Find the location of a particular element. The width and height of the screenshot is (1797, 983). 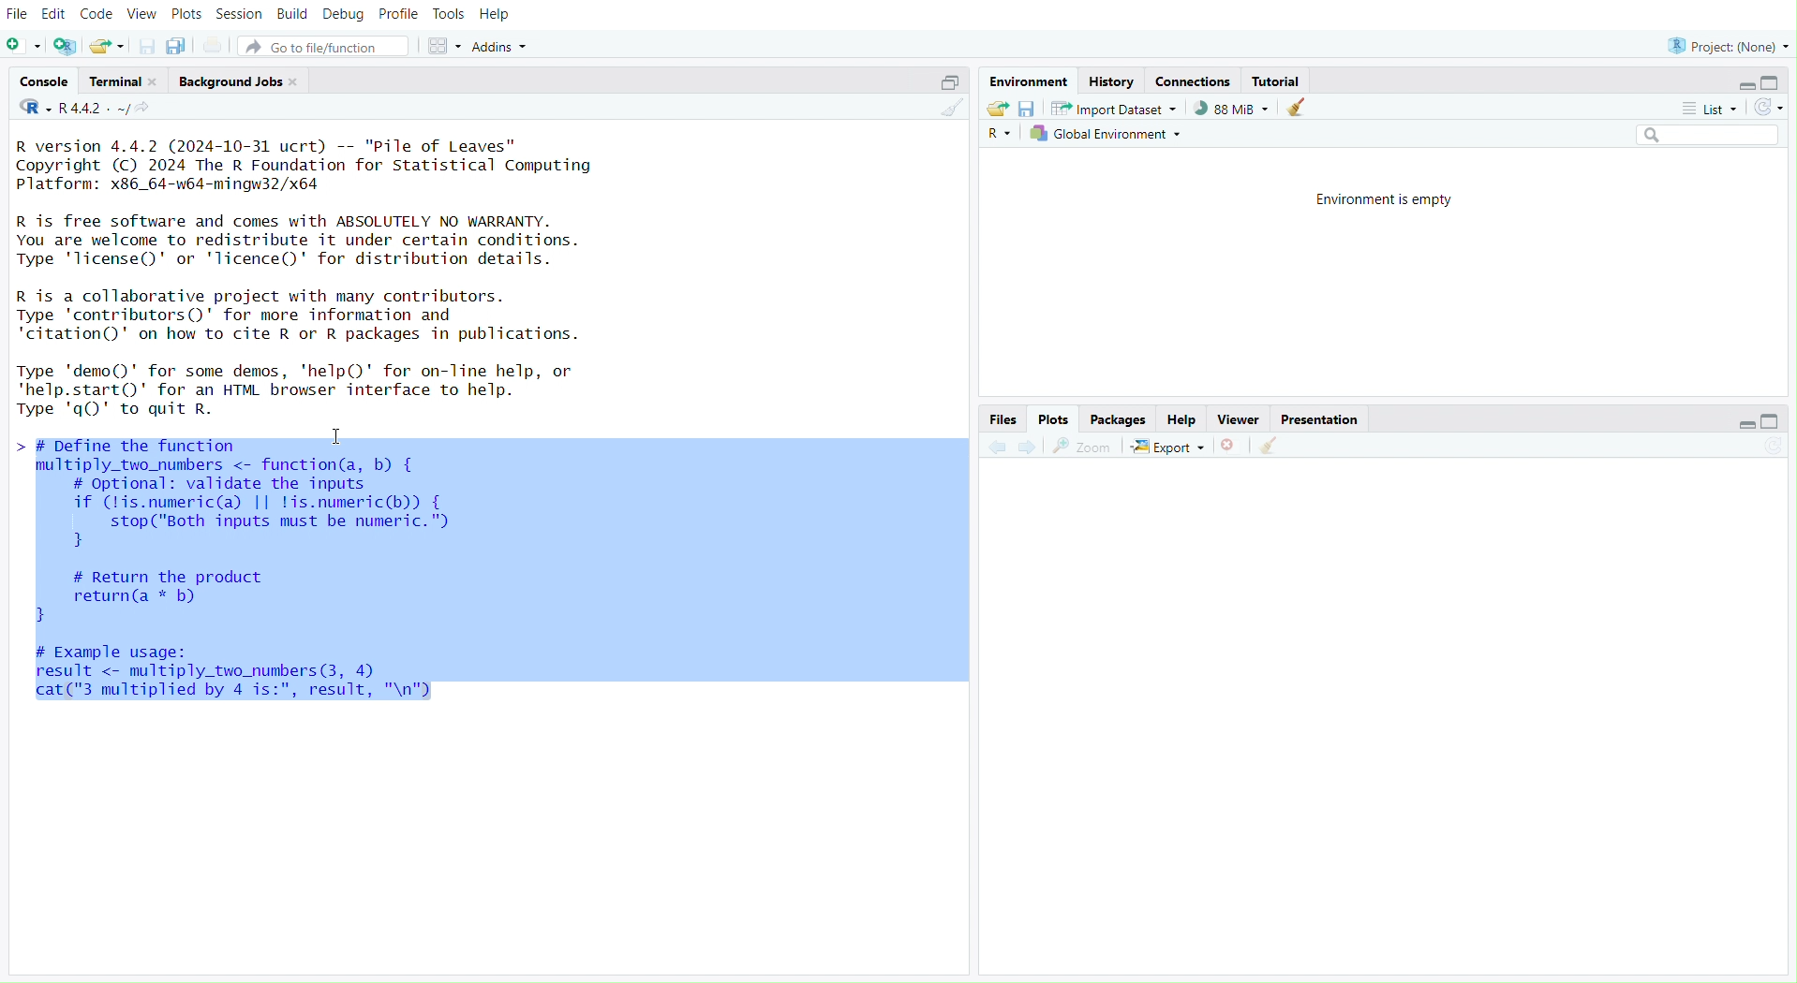

Save all open documents (Ctrl + Alt + S) is located at coordinates (176, 45).